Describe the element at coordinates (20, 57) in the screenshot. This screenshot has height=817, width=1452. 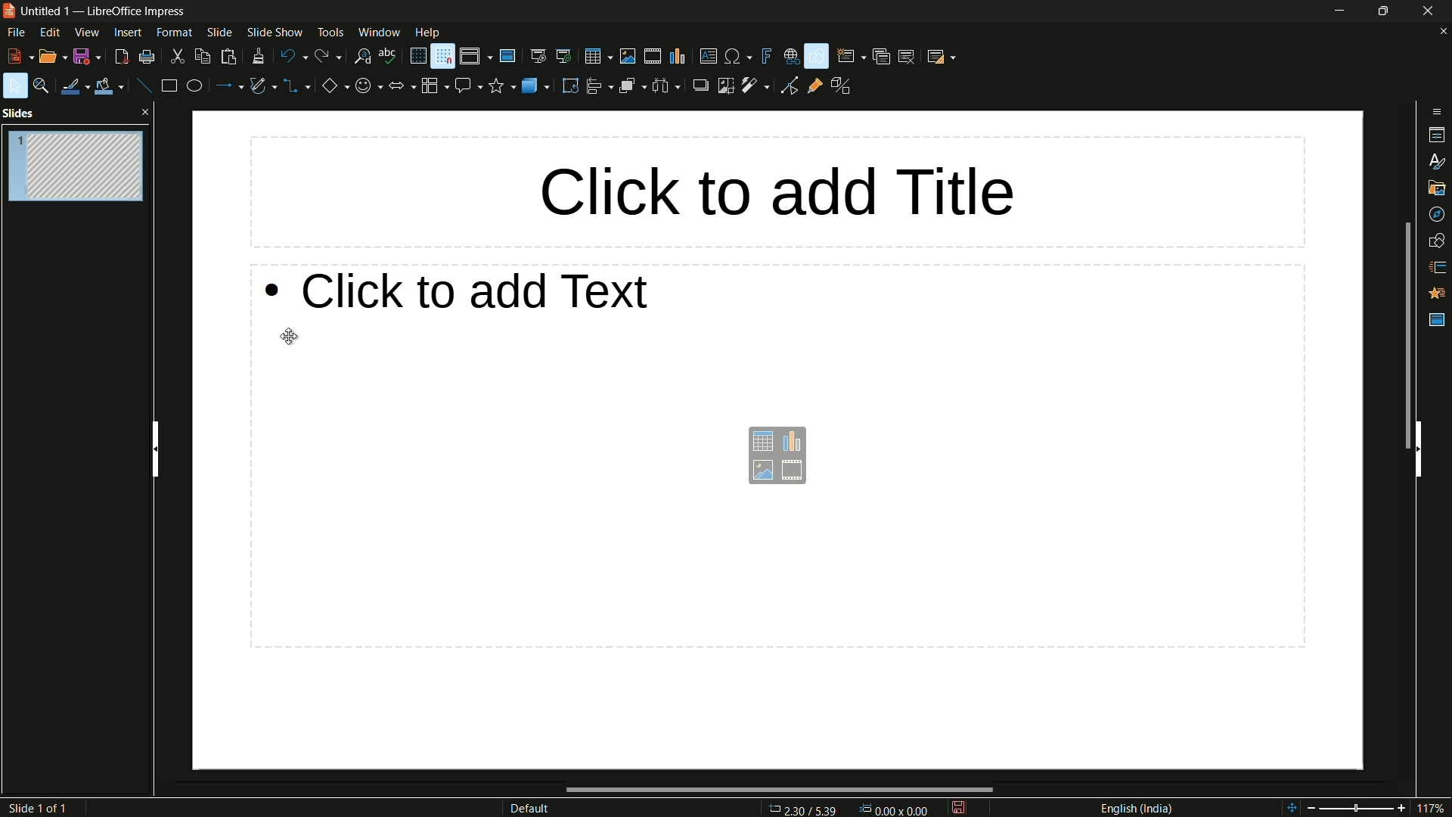
I see `new file` at that location.